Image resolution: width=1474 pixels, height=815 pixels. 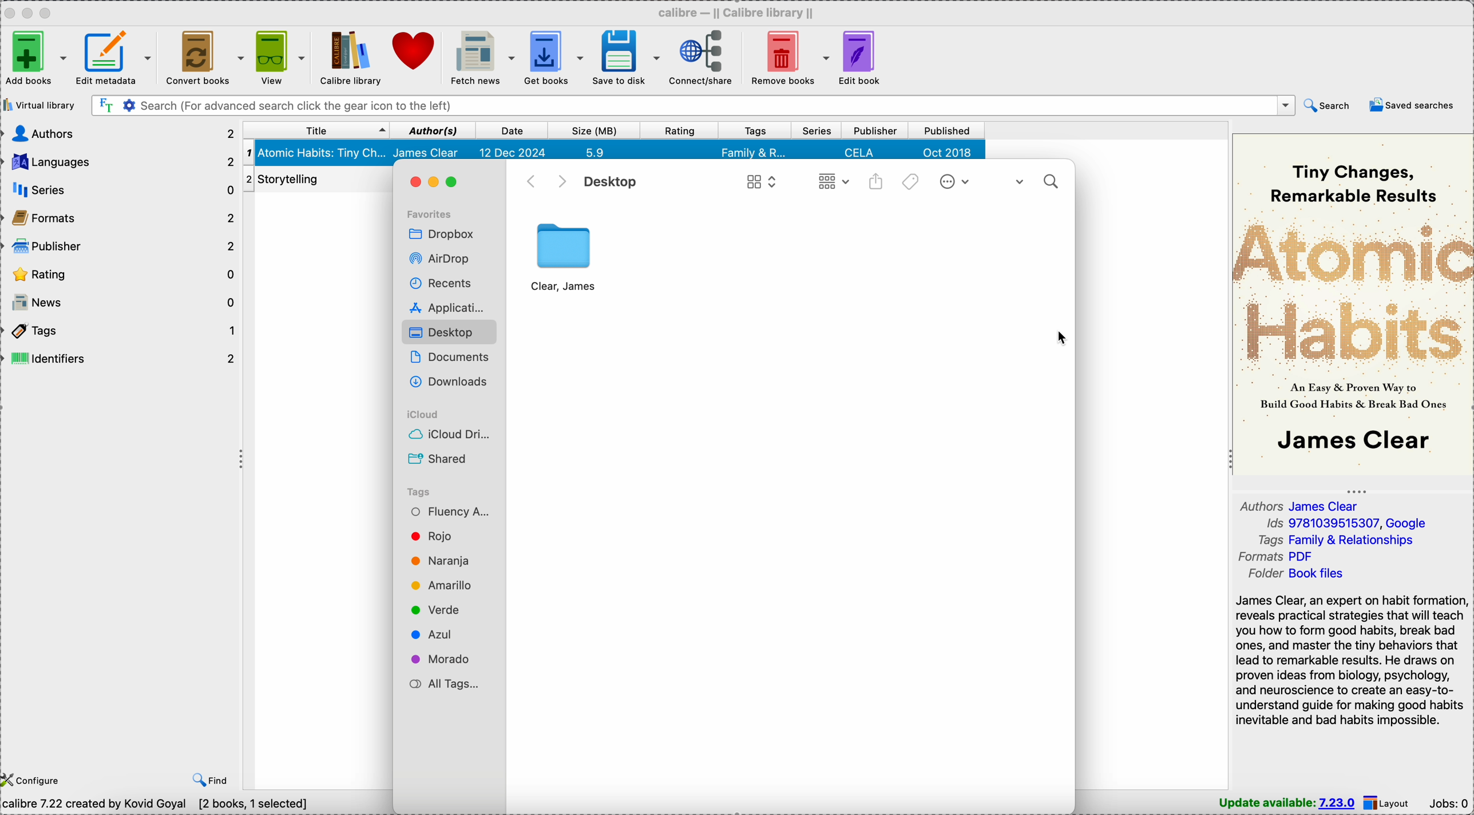 I want to click on maximize Calibre, so click(x=49, y=11).